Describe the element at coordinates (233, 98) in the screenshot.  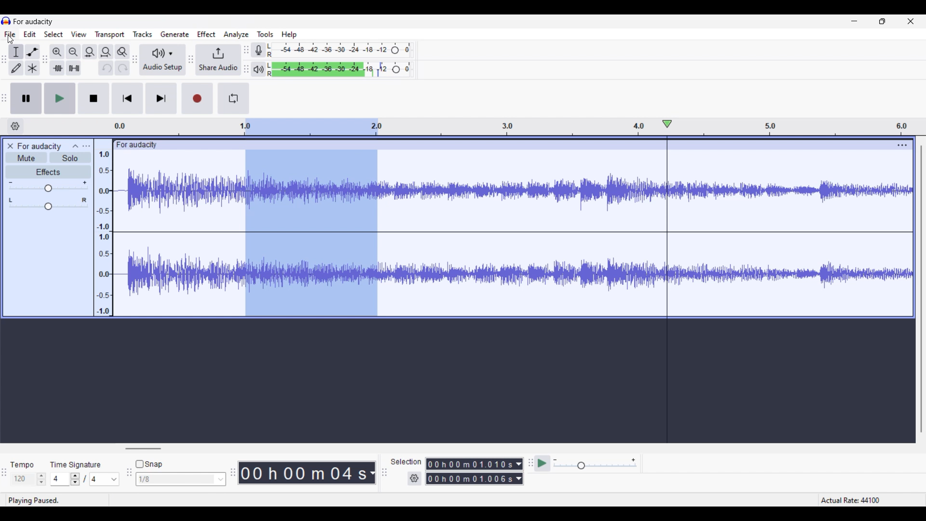
I see `Enable looping` at that location.